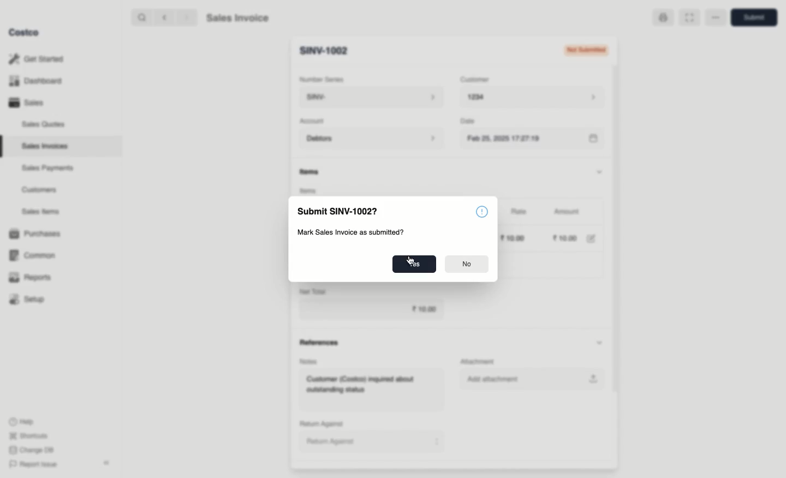 The height and width of the screenshot is (478, 786). I want to click on Back, so click(162, 19).